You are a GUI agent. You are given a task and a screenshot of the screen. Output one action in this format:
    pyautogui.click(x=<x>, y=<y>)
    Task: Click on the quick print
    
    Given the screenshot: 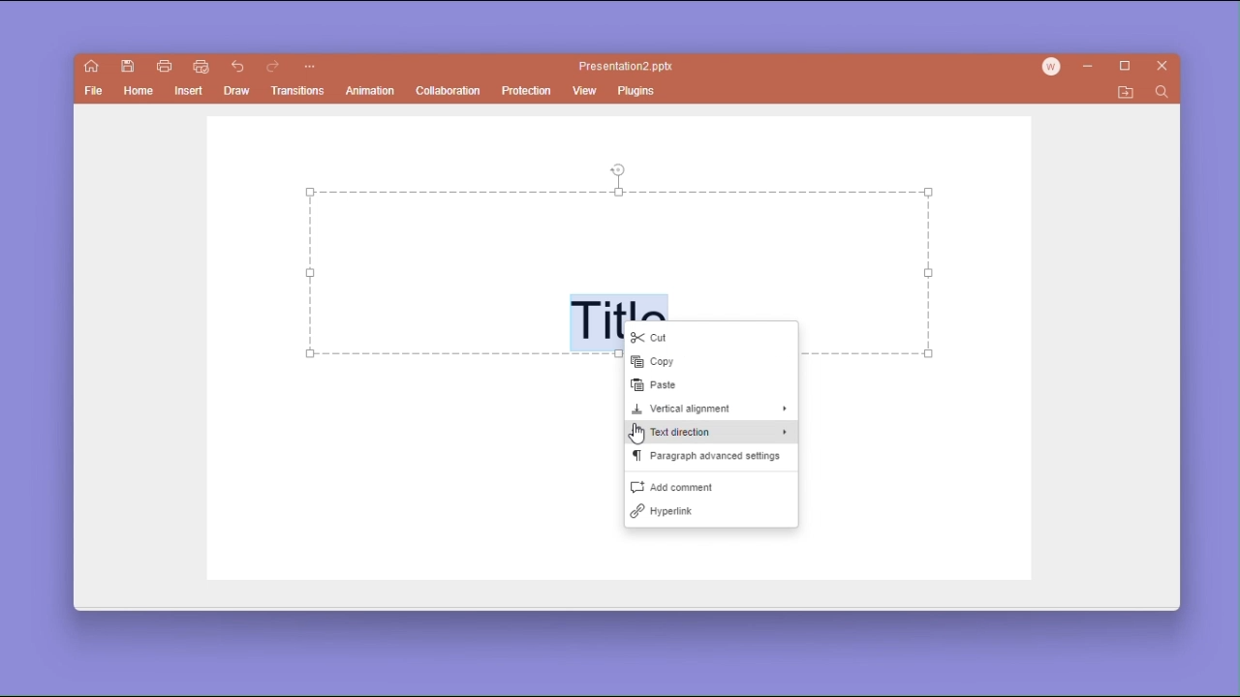 What is the action you would take?
    pyautogui.click(x=200, y=67)
    